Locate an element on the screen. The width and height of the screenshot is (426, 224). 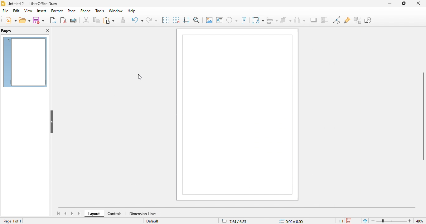
paste is located at coordinates (109, 21).